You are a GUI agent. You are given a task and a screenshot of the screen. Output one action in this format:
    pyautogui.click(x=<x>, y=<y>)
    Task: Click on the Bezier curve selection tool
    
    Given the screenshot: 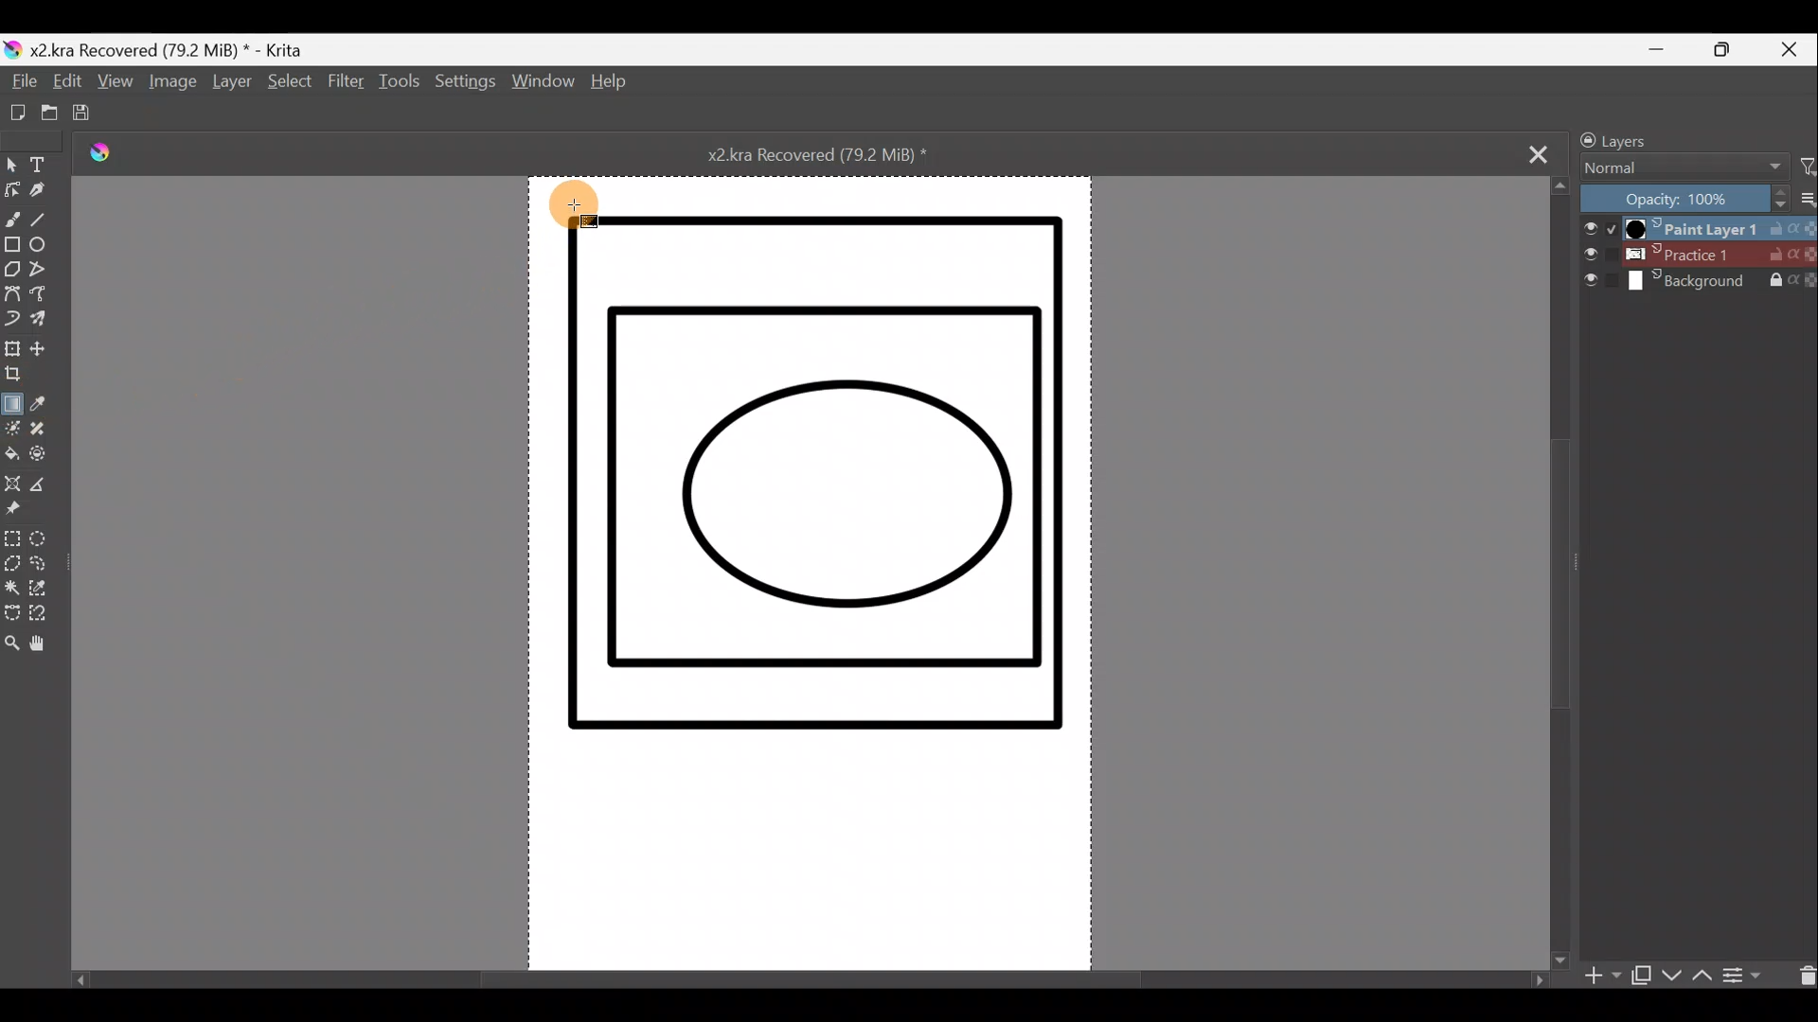 What is the action you would take?
    pyautogui.click(x=11, y=615)
    